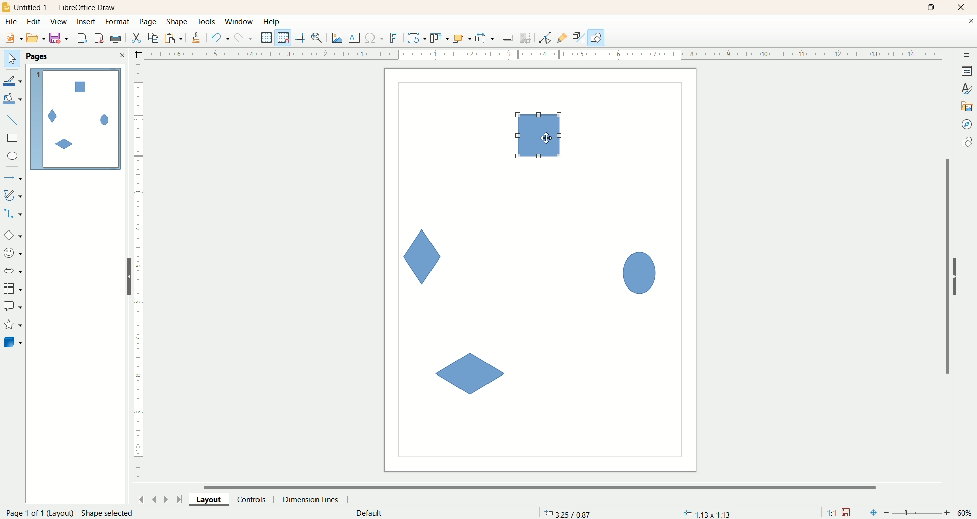 This screenshot has height=519, width=977. Describe the element at coordinates (272, 22) in the screenshot. I see `help` at that location.